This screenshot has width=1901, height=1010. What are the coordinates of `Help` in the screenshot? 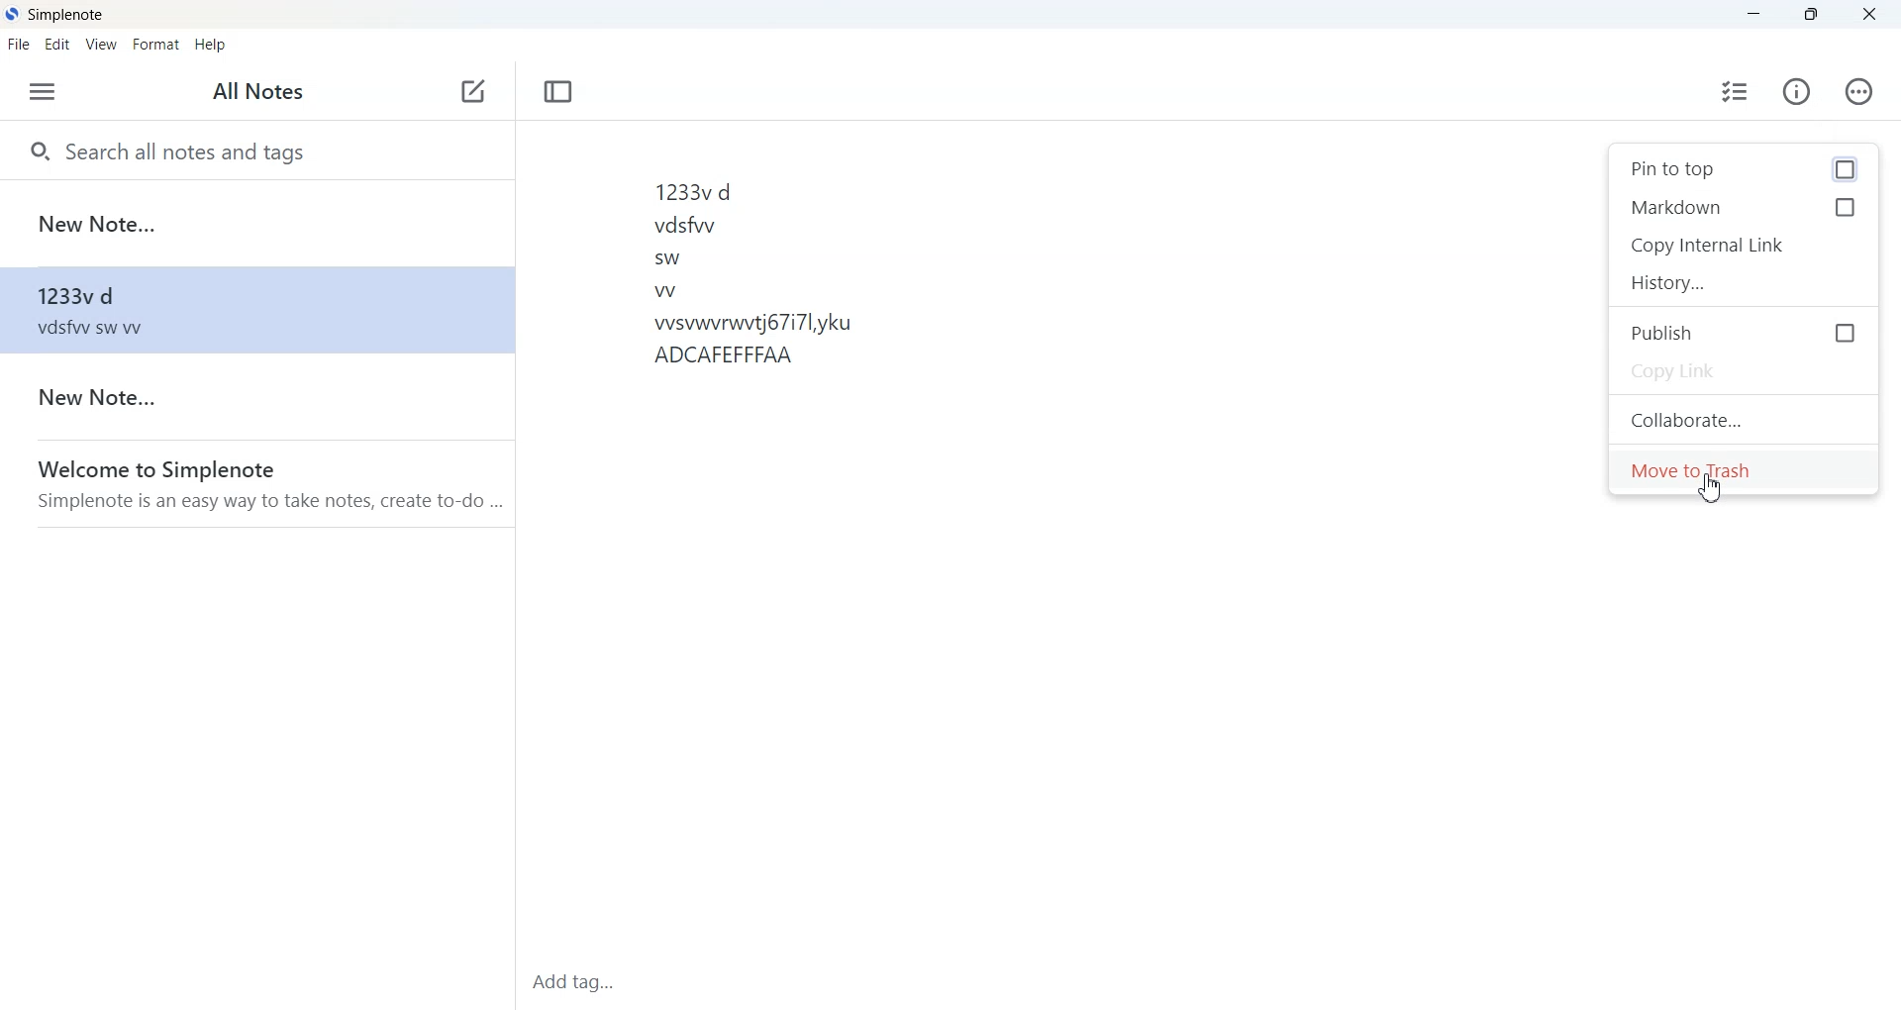 It's located at (213, 46).